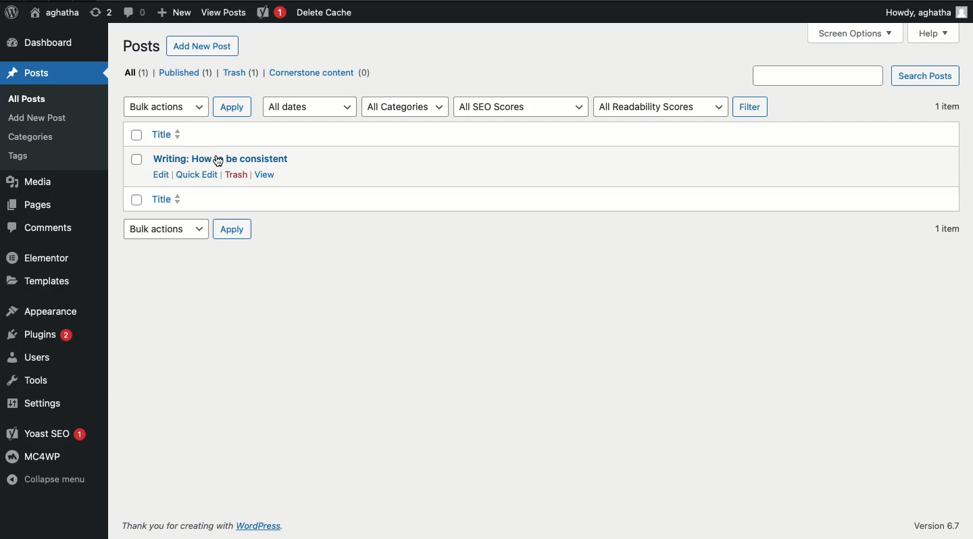 The height and width of the screenshot is (539, 973). Describe the element at coordinates (932, 33) in the screenshot. I see `Help` at that location.